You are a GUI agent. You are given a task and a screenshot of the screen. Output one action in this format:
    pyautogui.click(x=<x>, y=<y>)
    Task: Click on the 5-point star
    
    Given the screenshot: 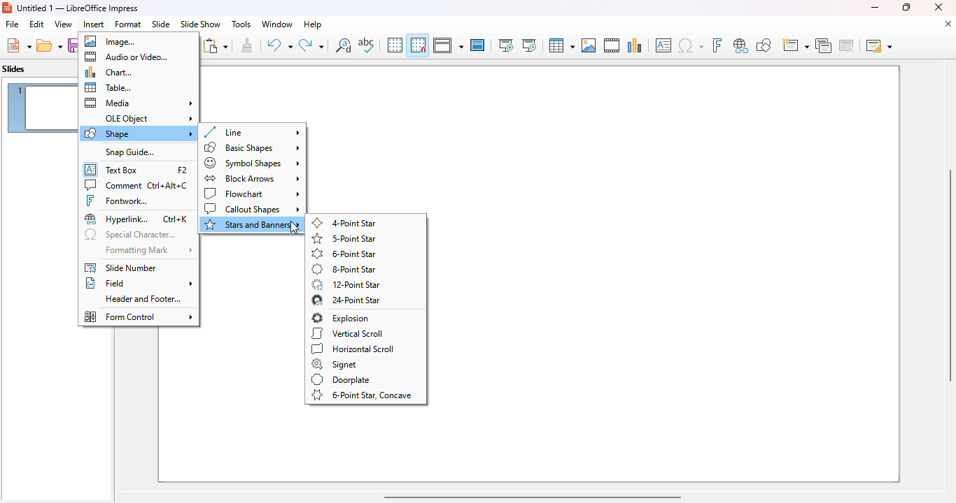 What is the action you would take?
    pyautogui.click(x=344, y=238)
    